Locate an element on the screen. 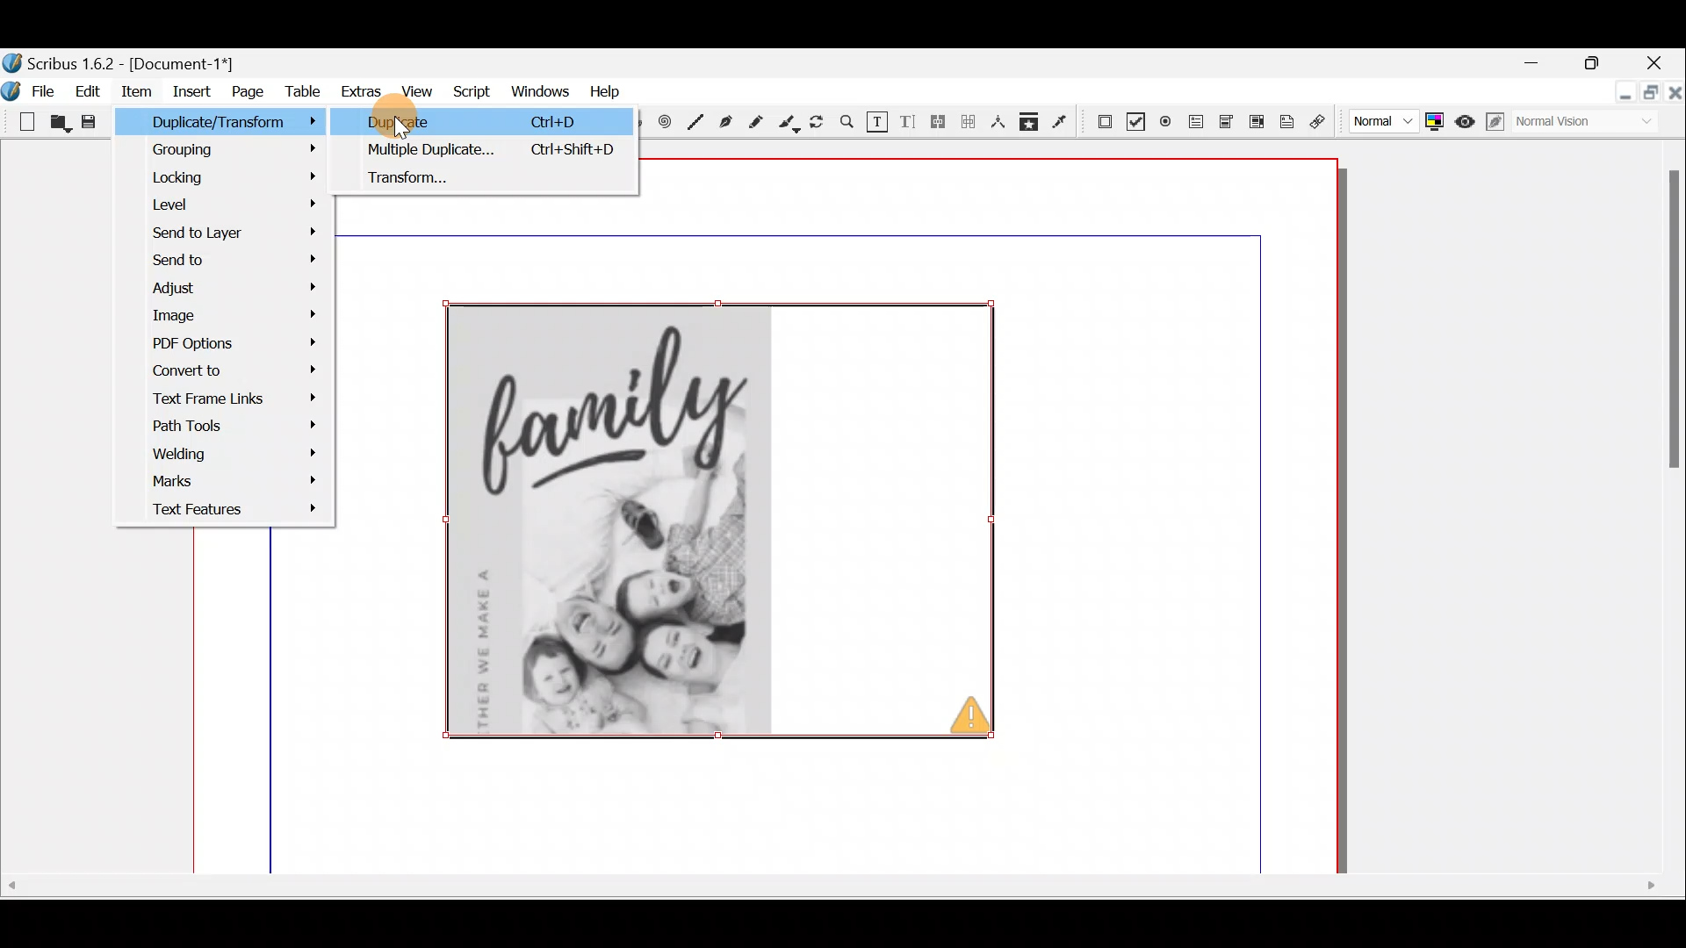 This screenshot has width=1686, height=948. Page is located at coordinates (246, 95).